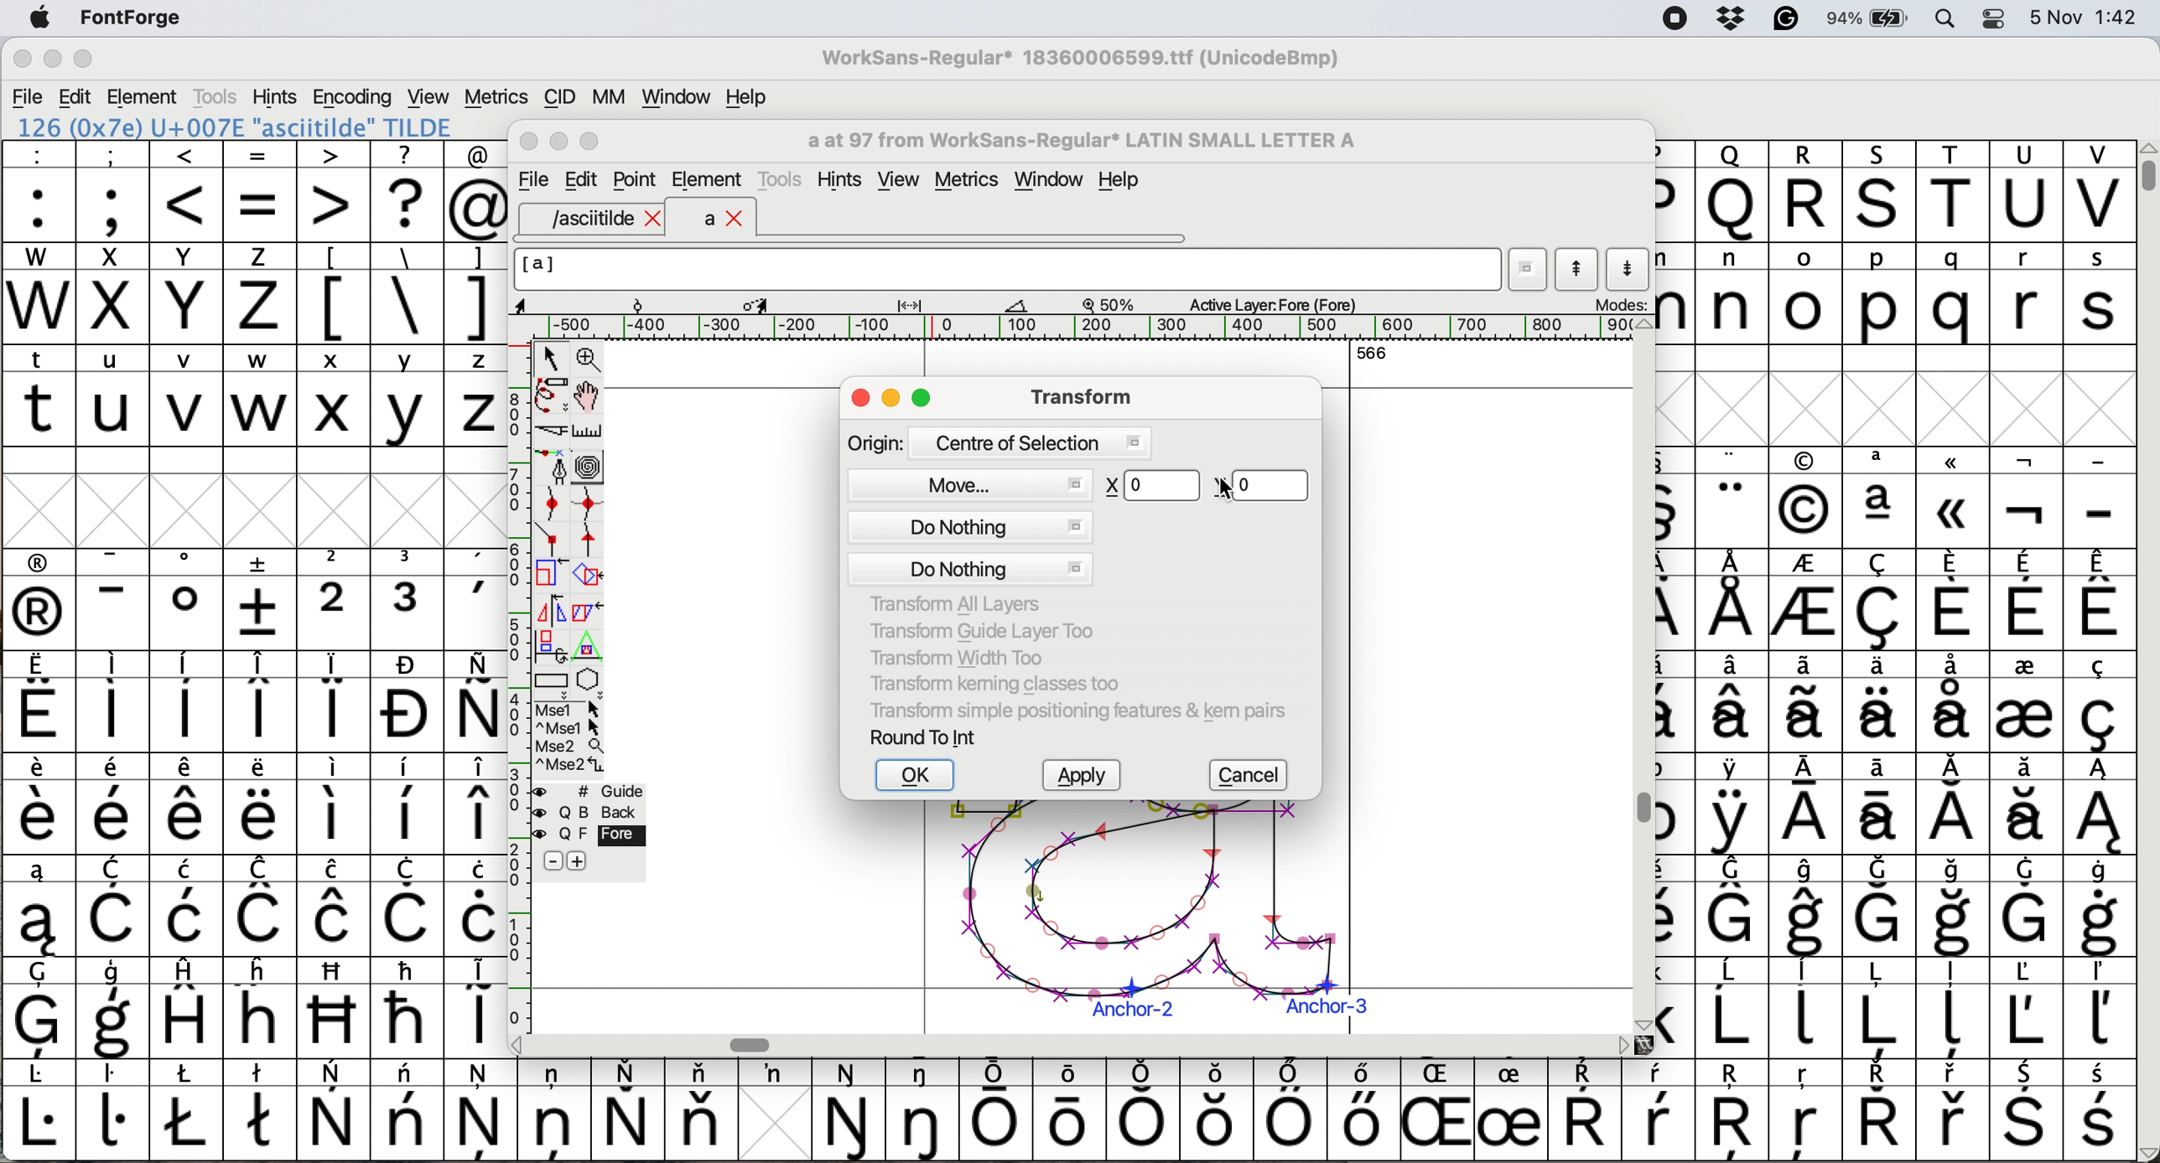 This screenshot has width=2160, height=1163. I want to click on window, so click(672, 98).